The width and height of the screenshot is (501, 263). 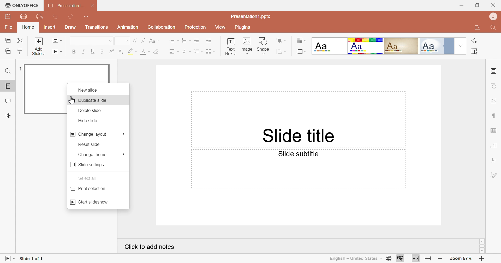 What do you see at coordinates (38, 41) in the screenshot?
I see `Add slide` at bounding box center [38, 41].